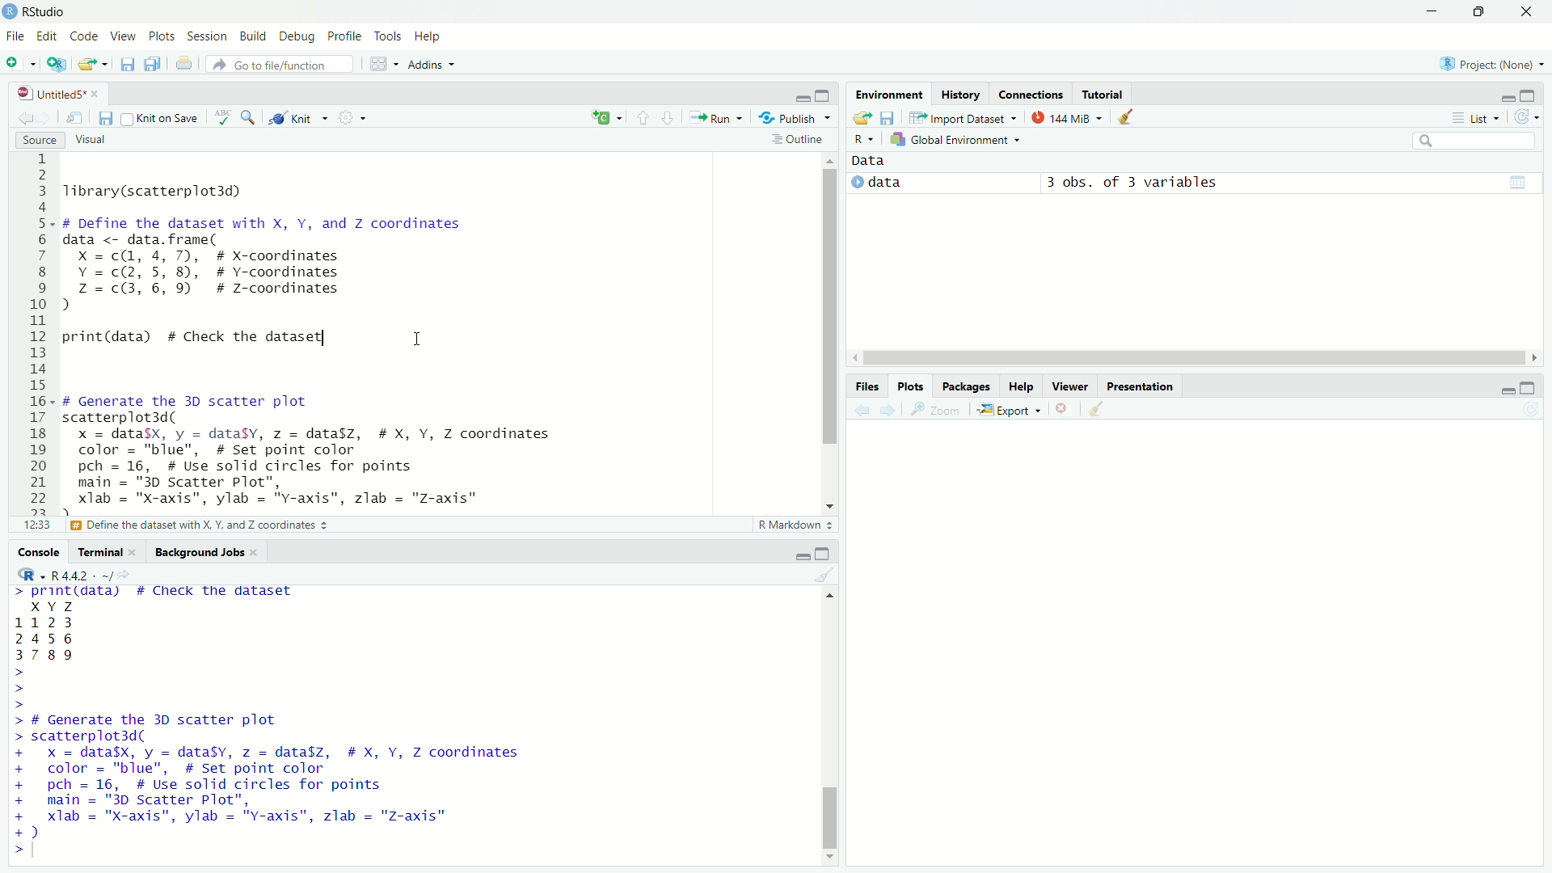  I want to click on view a larger version of the plot in a new window, so click(938, 411).